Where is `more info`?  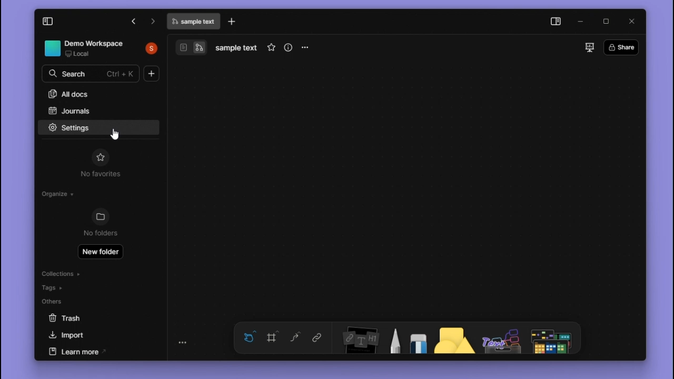
more info is located at coordinates (290, 48).